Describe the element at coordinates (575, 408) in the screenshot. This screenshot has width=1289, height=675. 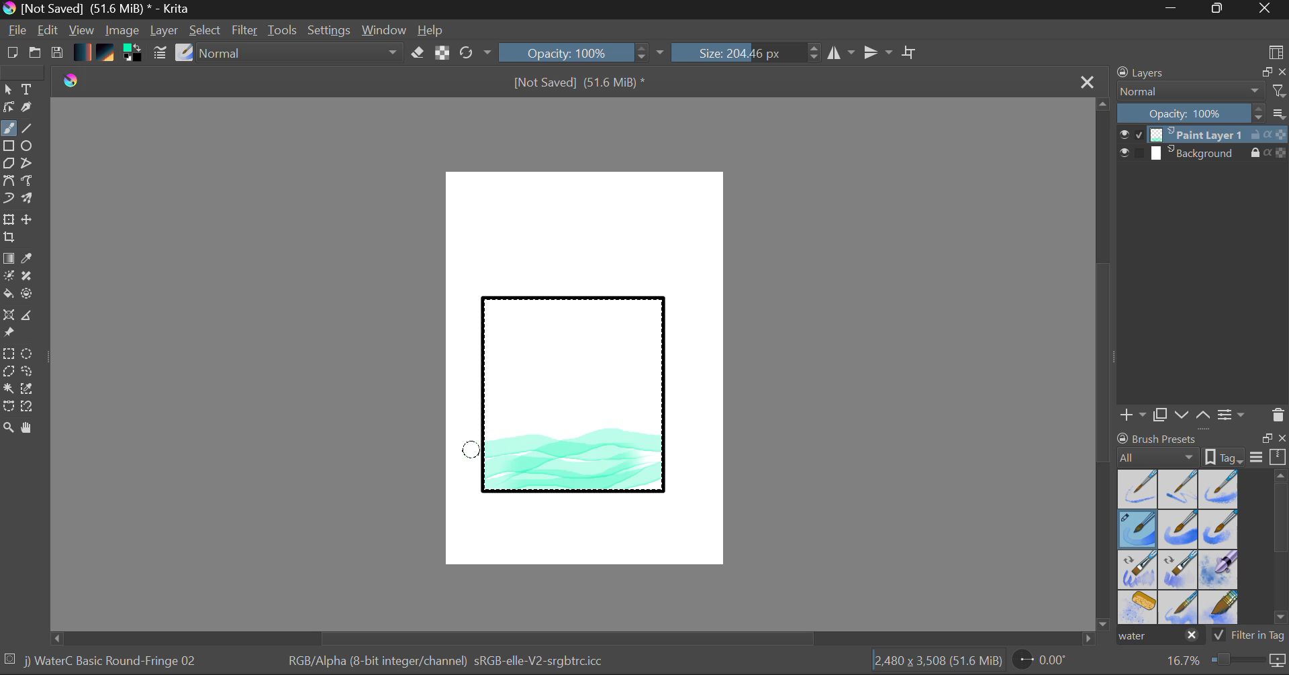
I see `Rectangle Shape Selected` at that location.